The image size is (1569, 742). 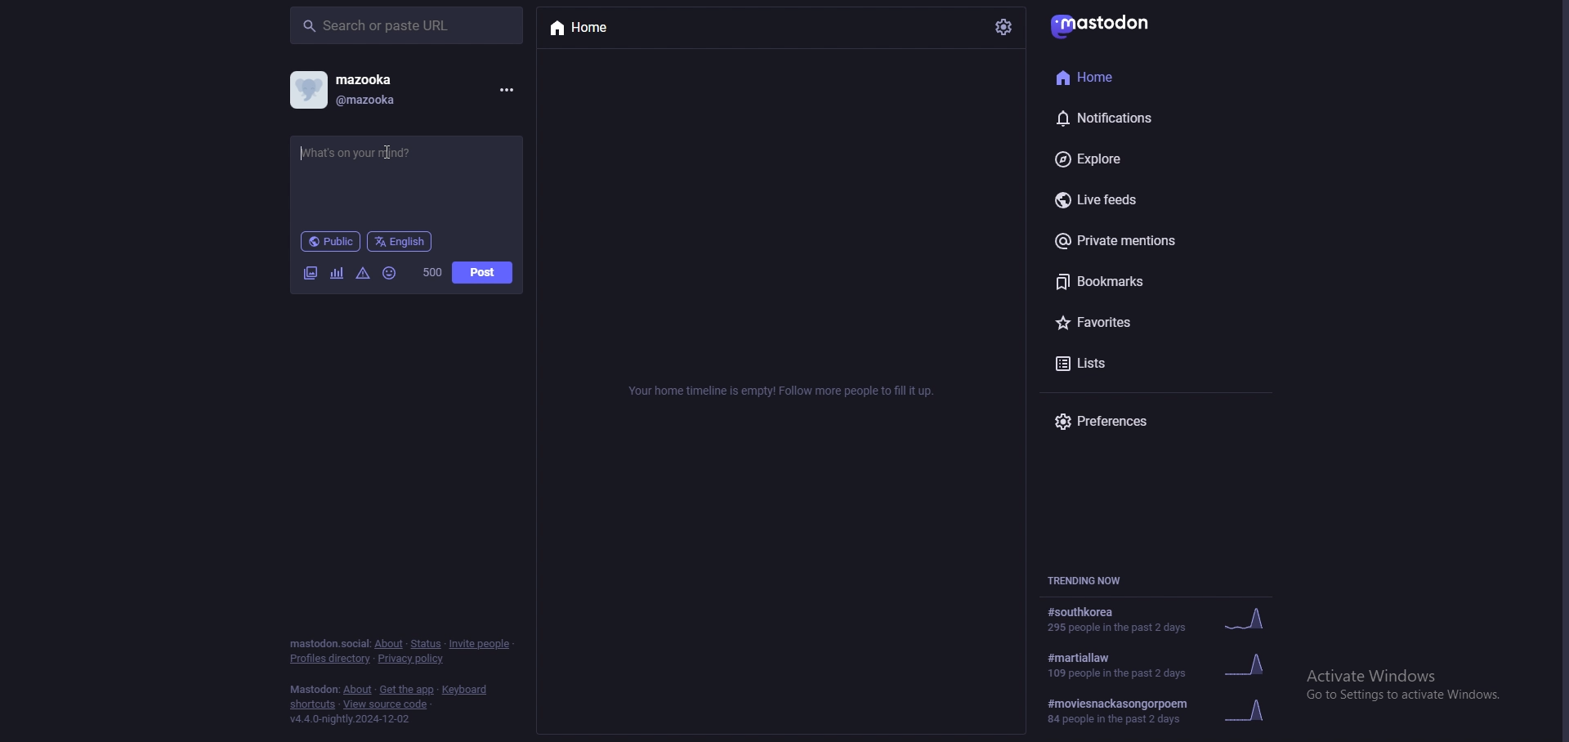 I want to click on cursor, so click(x=385, y=154).